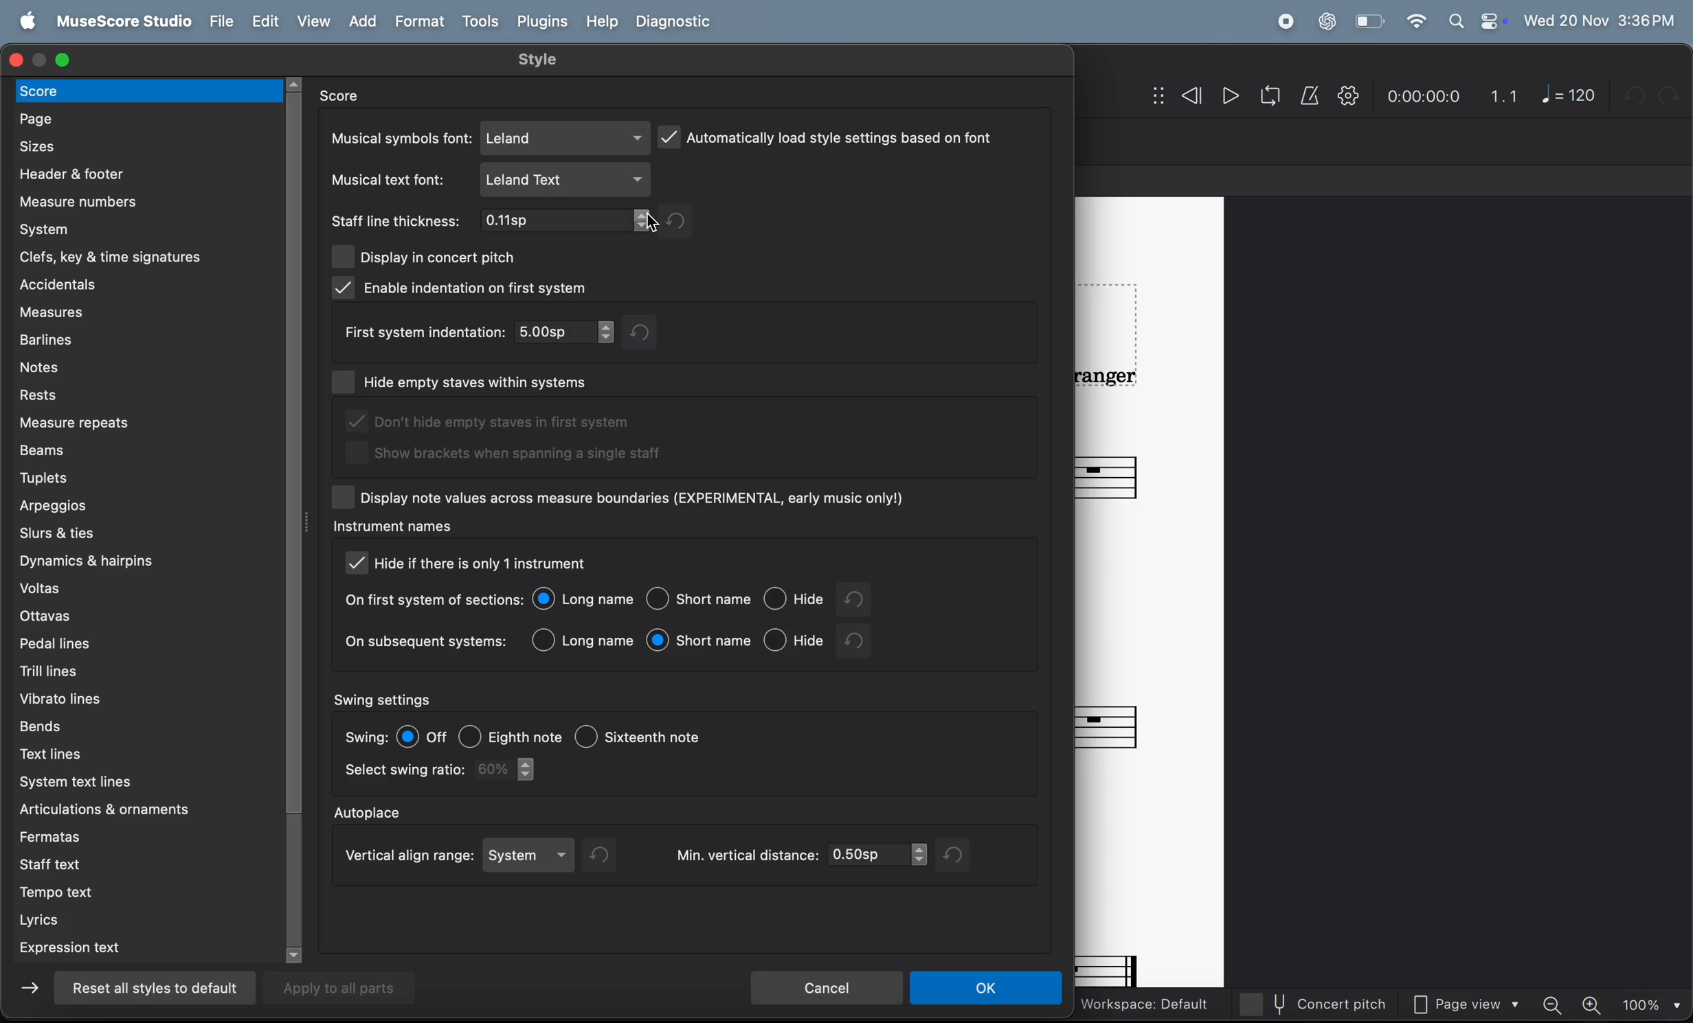 Image resolution: width=1693 pixels, height=1023 pixels. I want to click on date and time, so click(1600, 18).